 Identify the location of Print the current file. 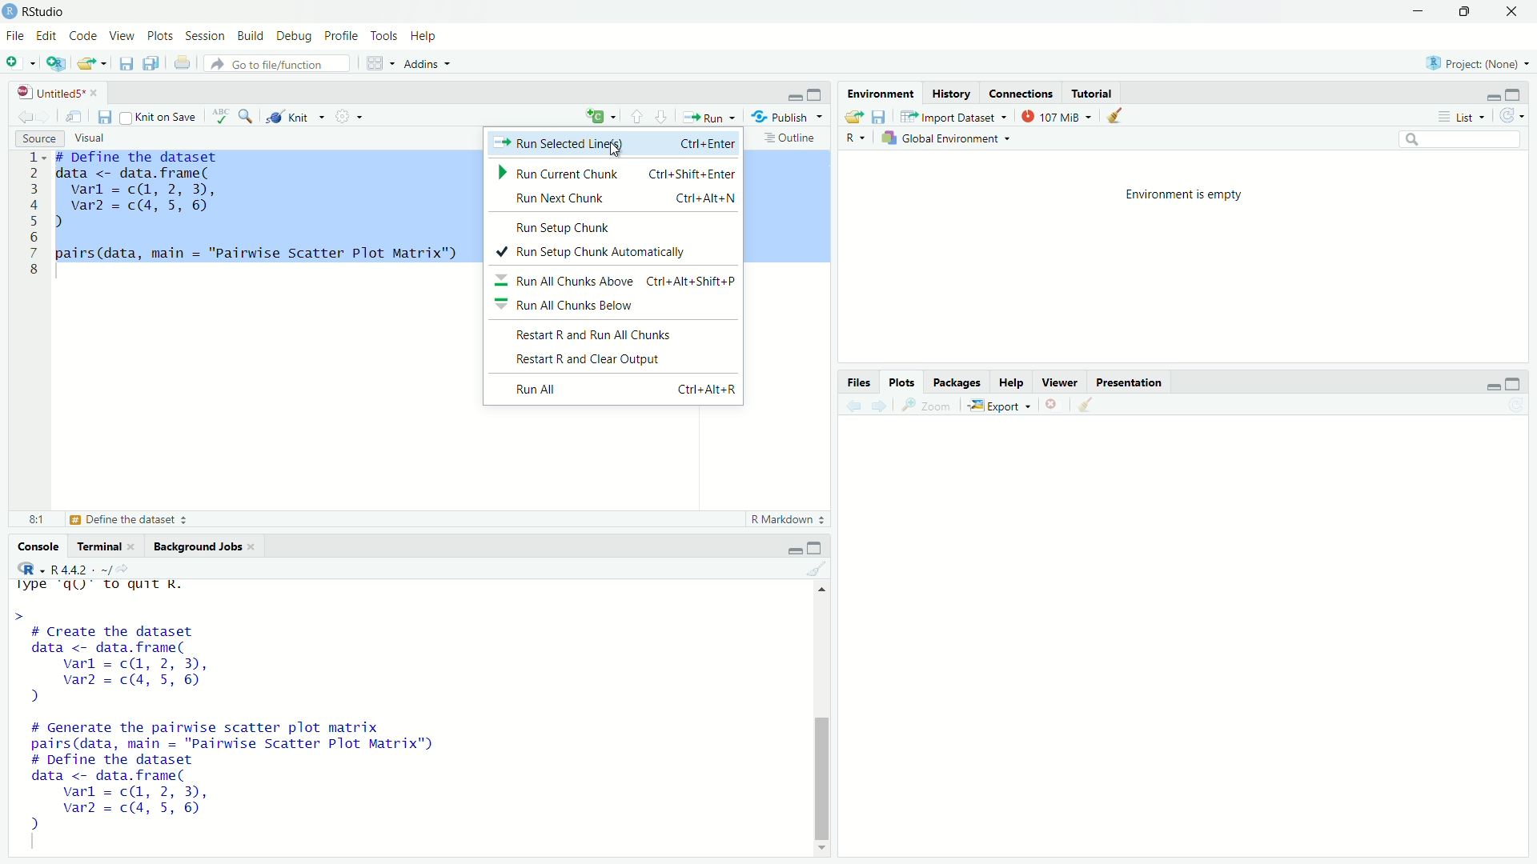
(182, 61).